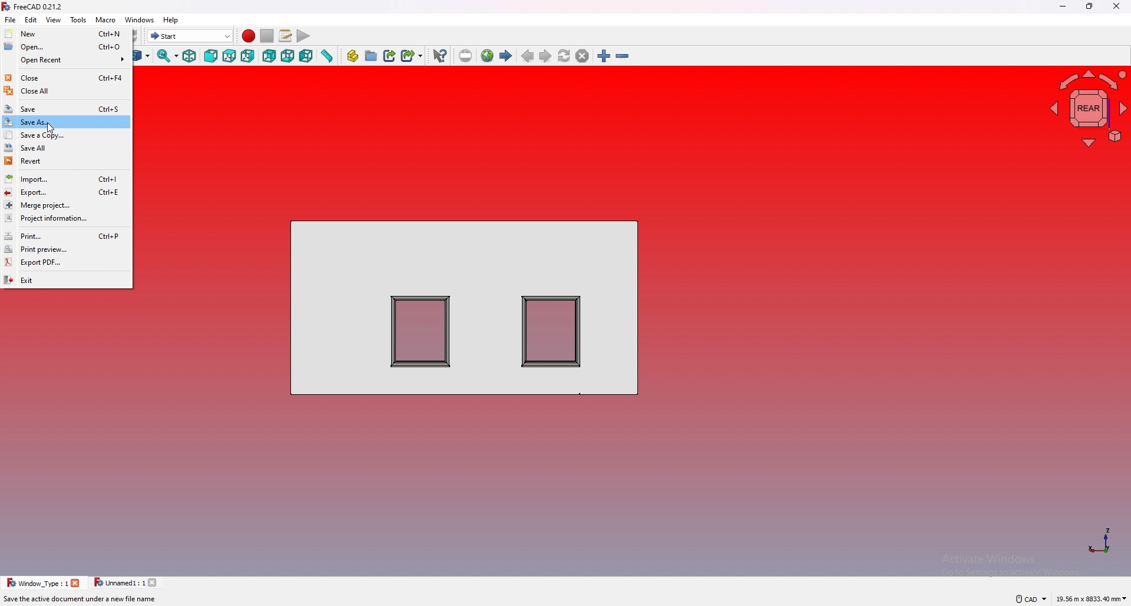  What do you see at coordinates (65, 91) in the screenshot?
I see `close all` at bounding box center [65, 91].